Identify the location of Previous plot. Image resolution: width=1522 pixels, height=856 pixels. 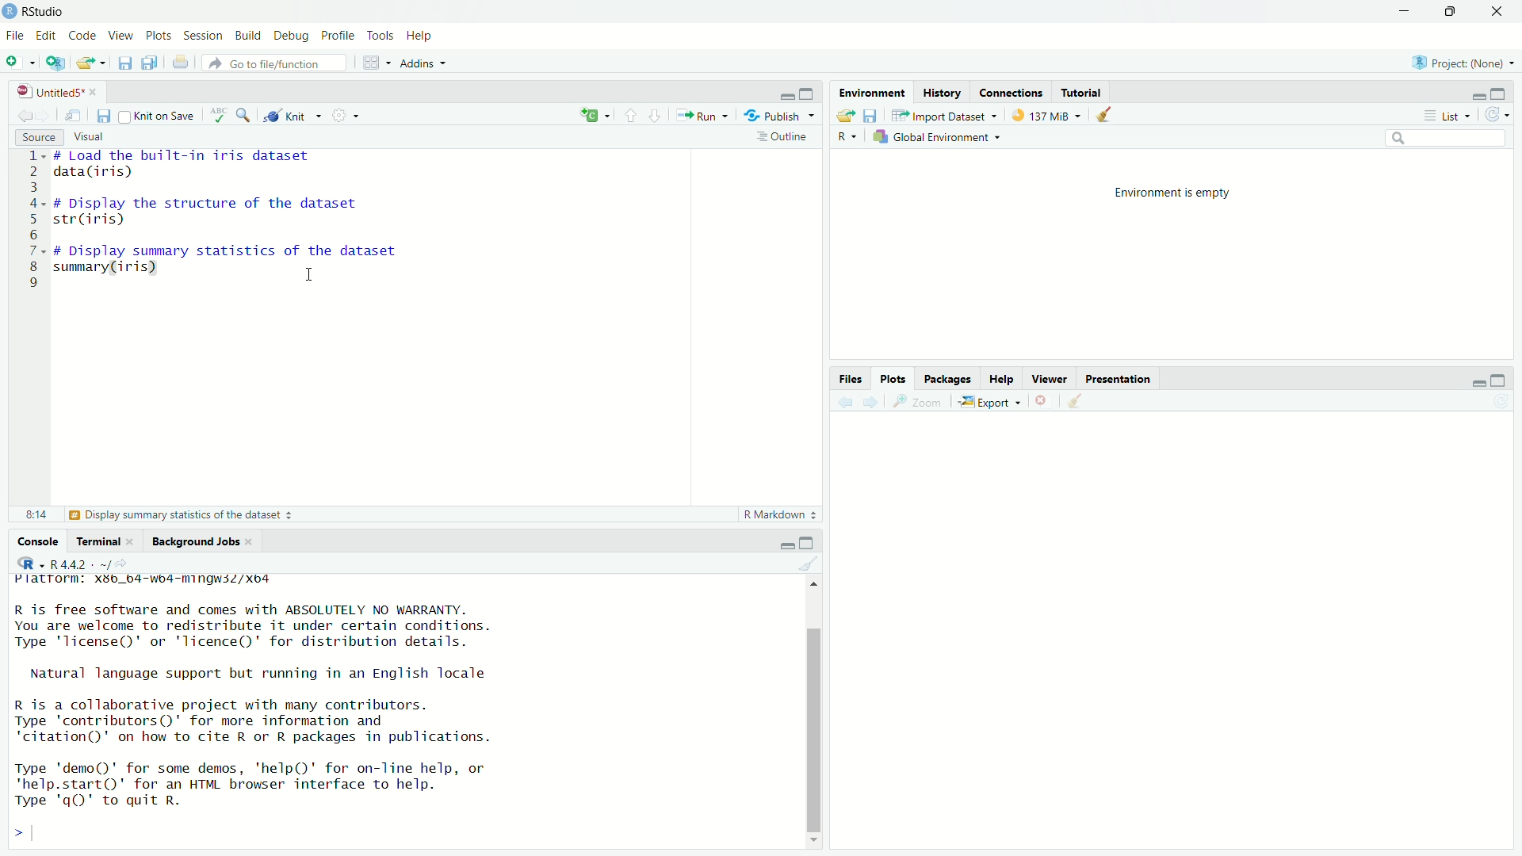
(845, 401).